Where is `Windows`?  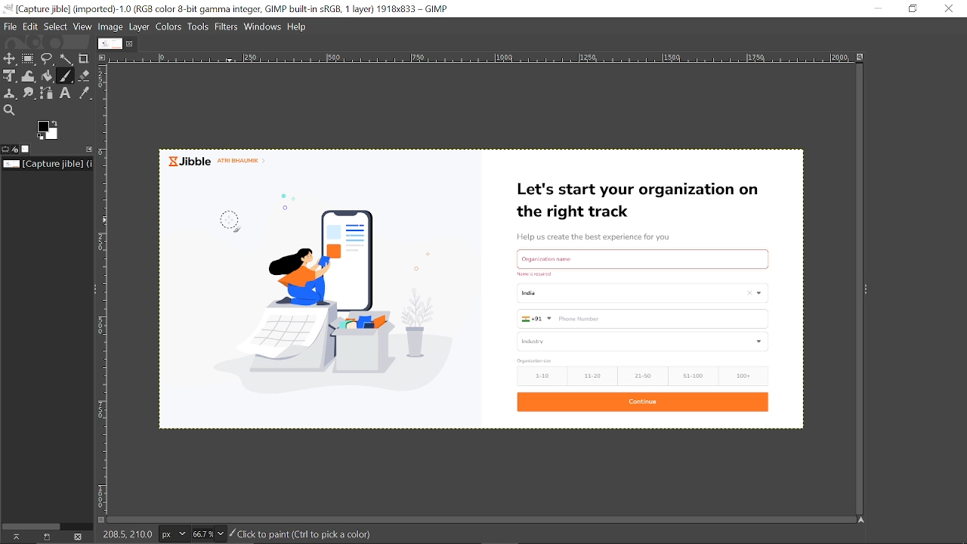 Windows is located at coordinates (264, 27).